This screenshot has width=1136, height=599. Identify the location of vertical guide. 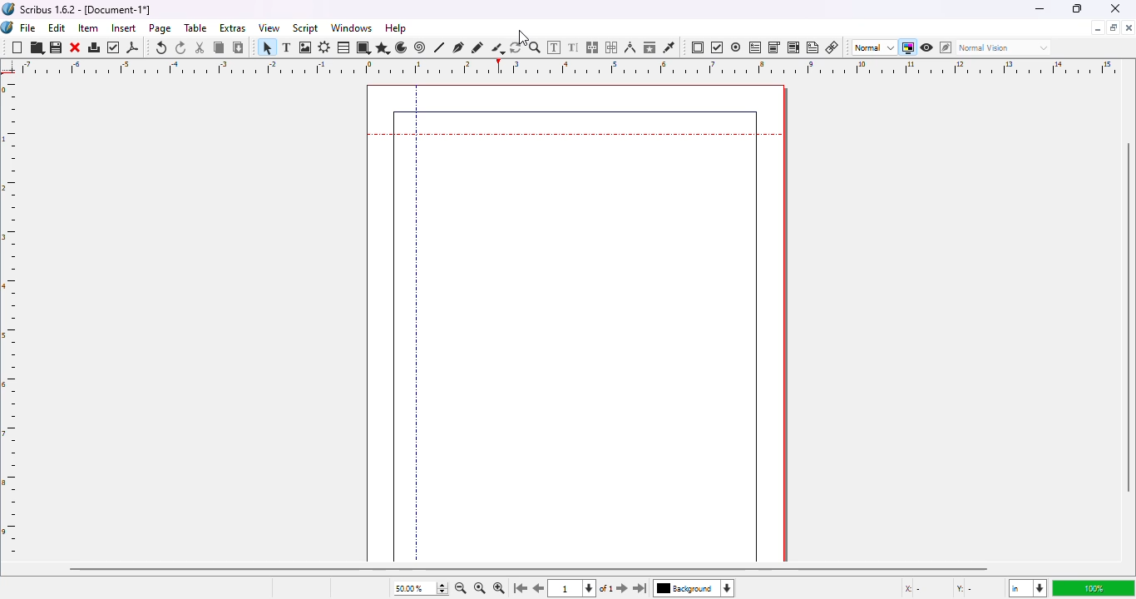
(417, 105).